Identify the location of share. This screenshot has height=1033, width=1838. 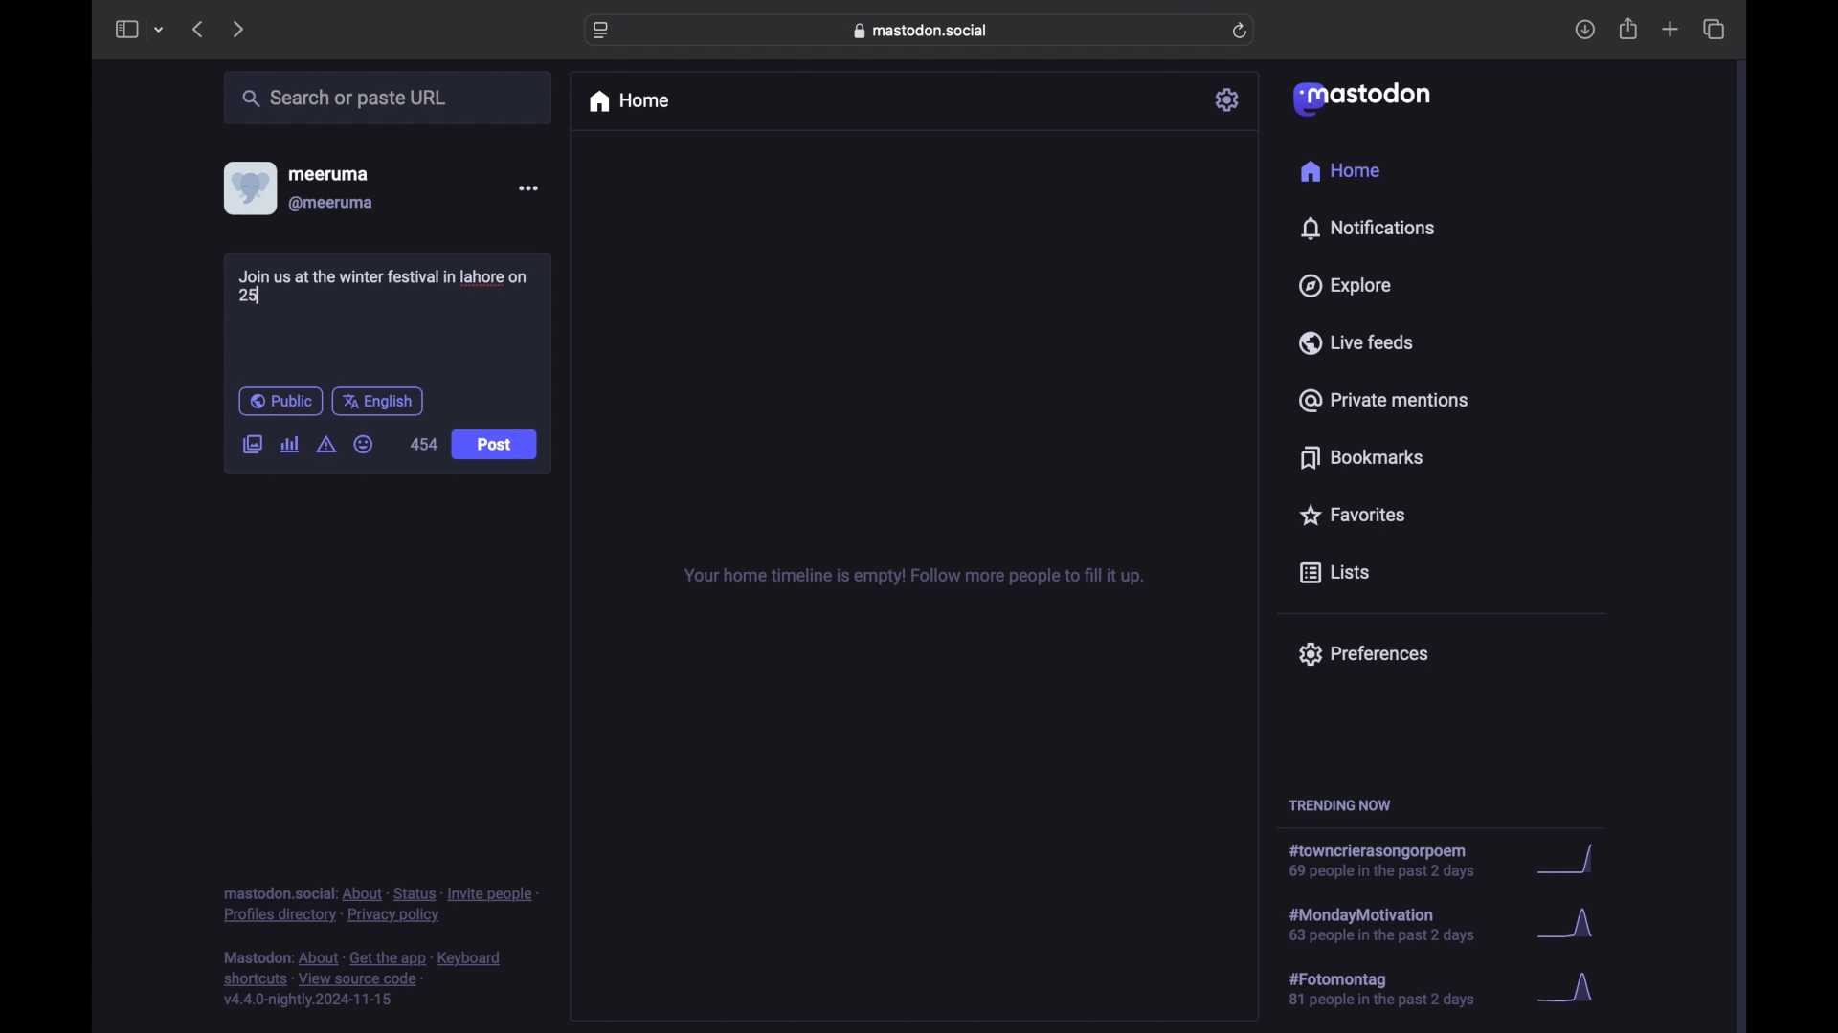
(1629, 30).